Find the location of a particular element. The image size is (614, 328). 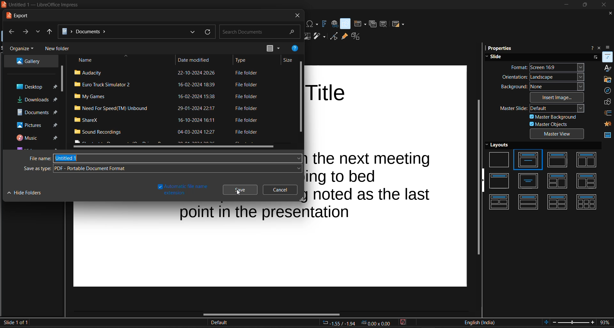

show gluepoint functions is located at coordinates (344, 37).